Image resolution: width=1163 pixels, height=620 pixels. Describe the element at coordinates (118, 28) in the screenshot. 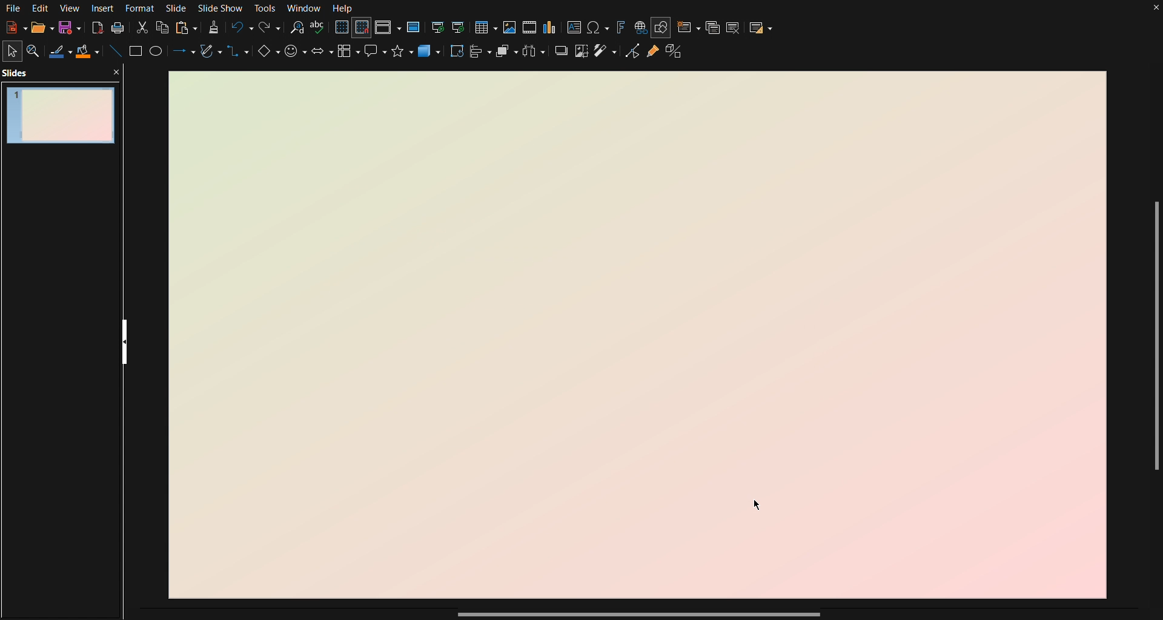

I see `Print` at that location.